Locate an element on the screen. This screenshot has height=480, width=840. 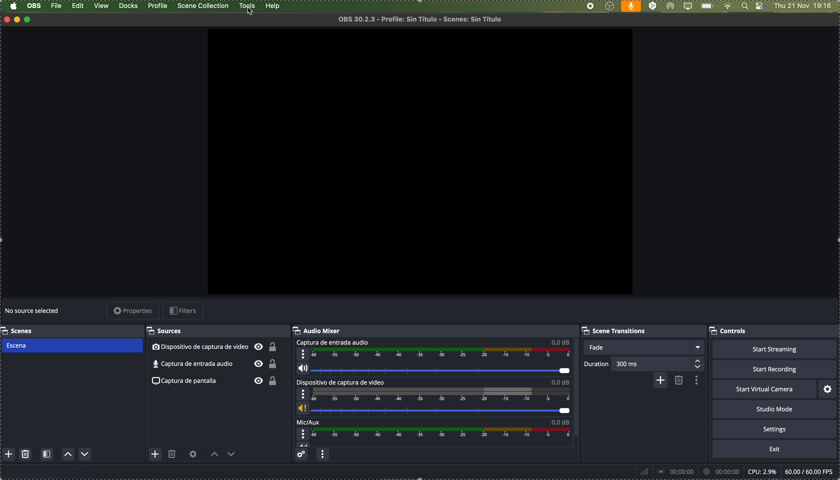
start virtual camera is located at coordinates (764, 389).